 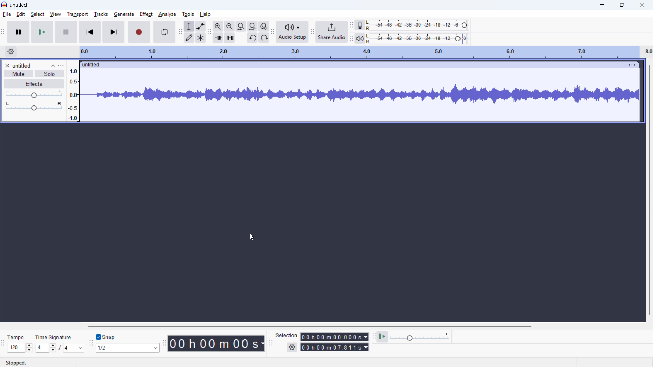 I want to click on skip to start, so click(x=90, y=32).